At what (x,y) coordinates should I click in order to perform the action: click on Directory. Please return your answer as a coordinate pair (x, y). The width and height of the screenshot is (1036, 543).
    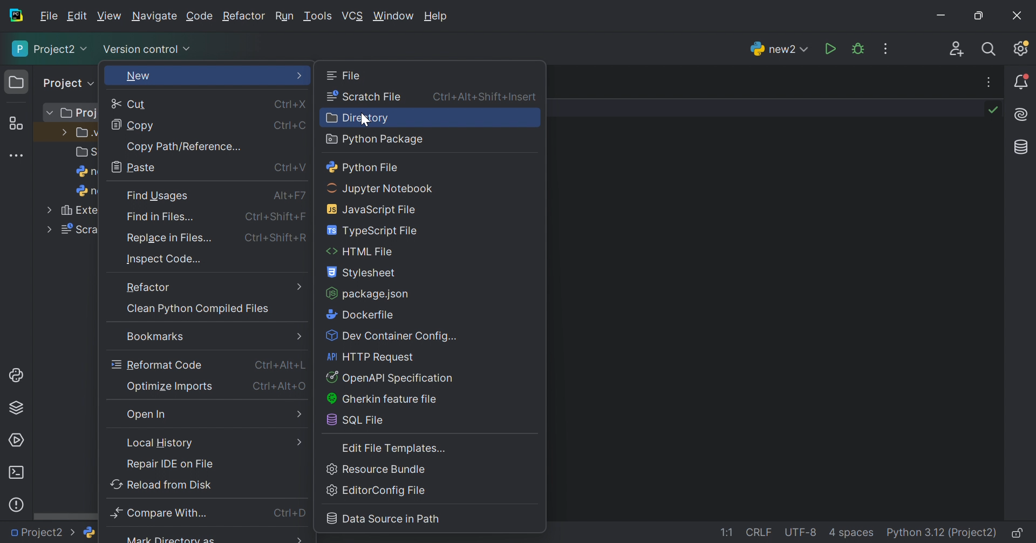
    Looking at the image, I should click on (357, 118).